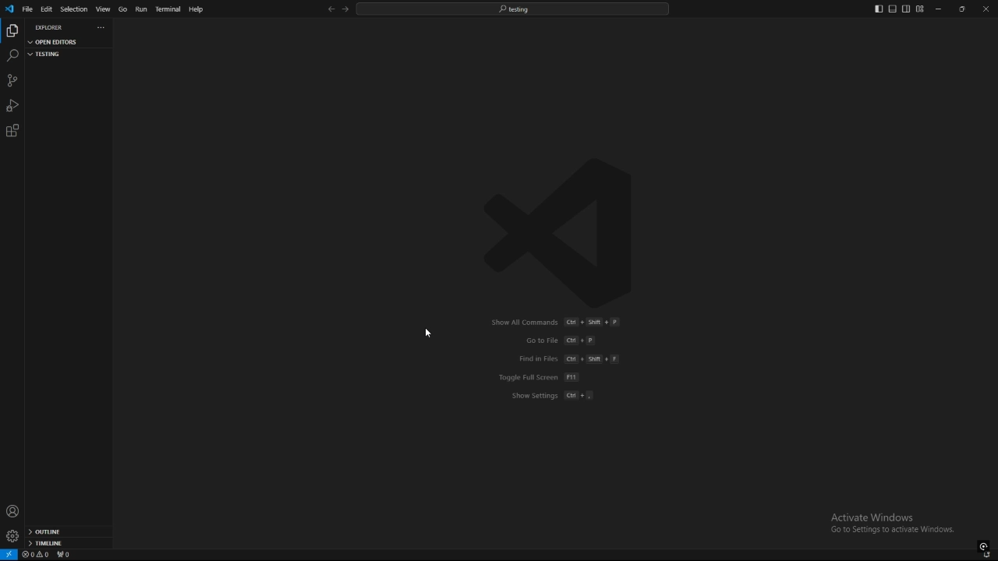 Image resolution: width=998 pixels, height=561 pixels. Describe the element at coordinates (984, 8) in the screenshot. I see `close` at that location.